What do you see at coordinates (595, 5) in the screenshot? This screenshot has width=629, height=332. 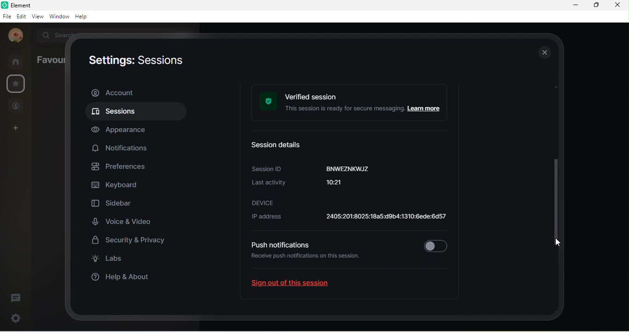 I see `maximize` at bounding box center [595, 5].